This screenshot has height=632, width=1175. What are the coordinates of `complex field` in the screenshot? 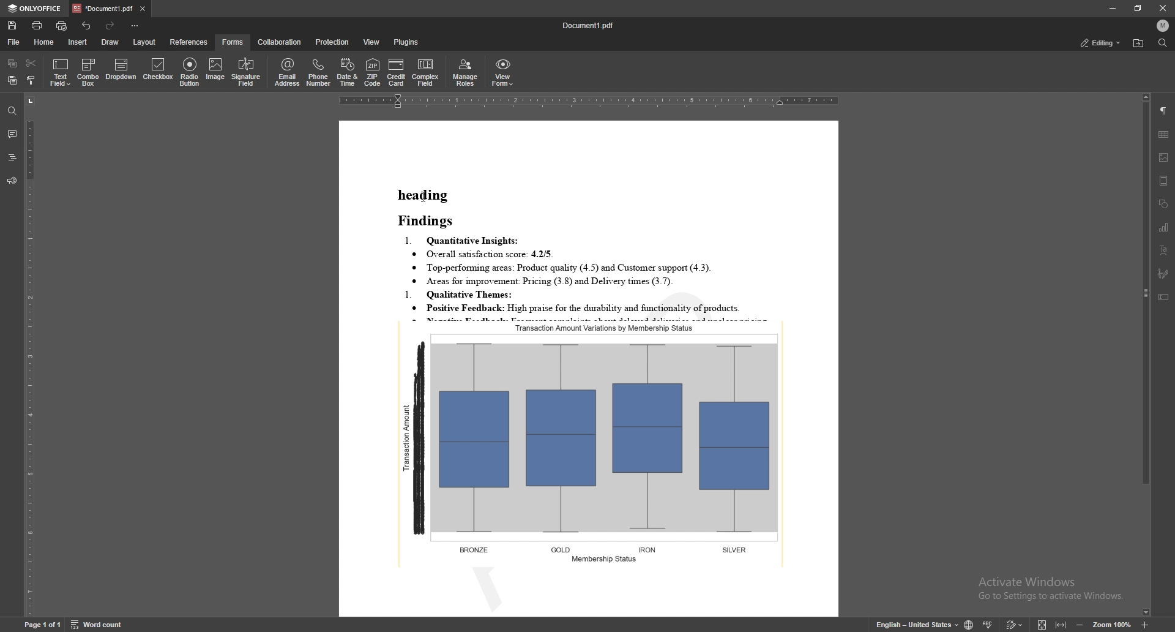 It's located at (427, 73).